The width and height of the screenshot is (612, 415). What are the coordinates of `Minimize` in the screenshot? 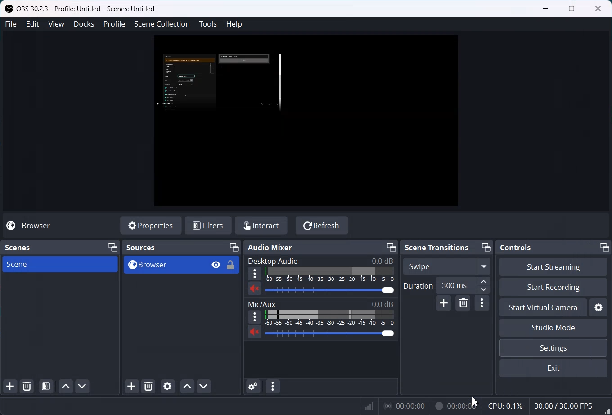 It's located at (391, 247).